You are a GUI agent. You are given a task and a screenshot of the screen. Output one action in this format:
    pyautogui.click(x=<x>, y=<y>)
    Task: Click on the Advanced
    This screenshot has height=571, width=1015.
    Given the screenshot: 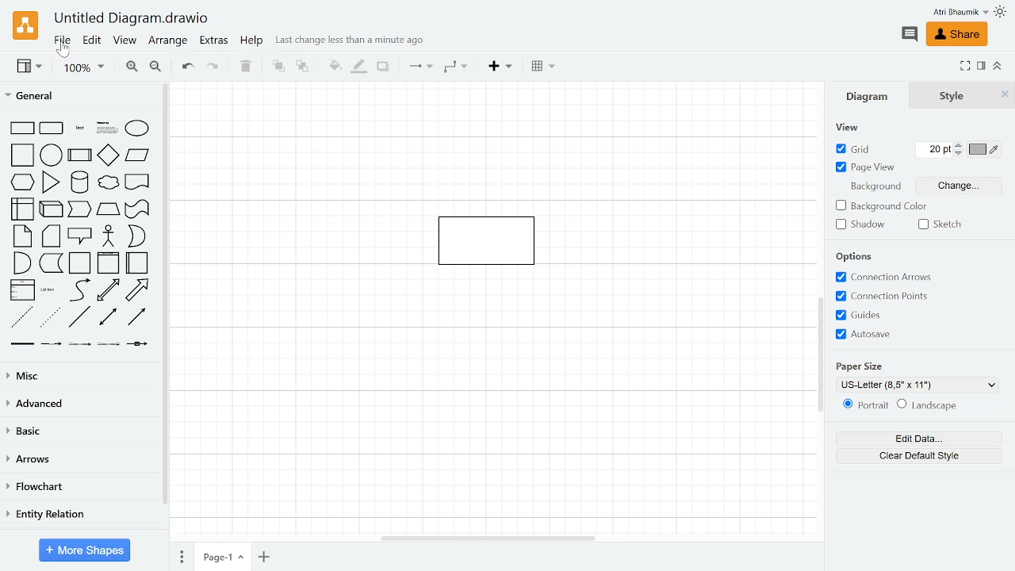 What is the action you would take?
    pyautogui.click(x=80, y=404)
    